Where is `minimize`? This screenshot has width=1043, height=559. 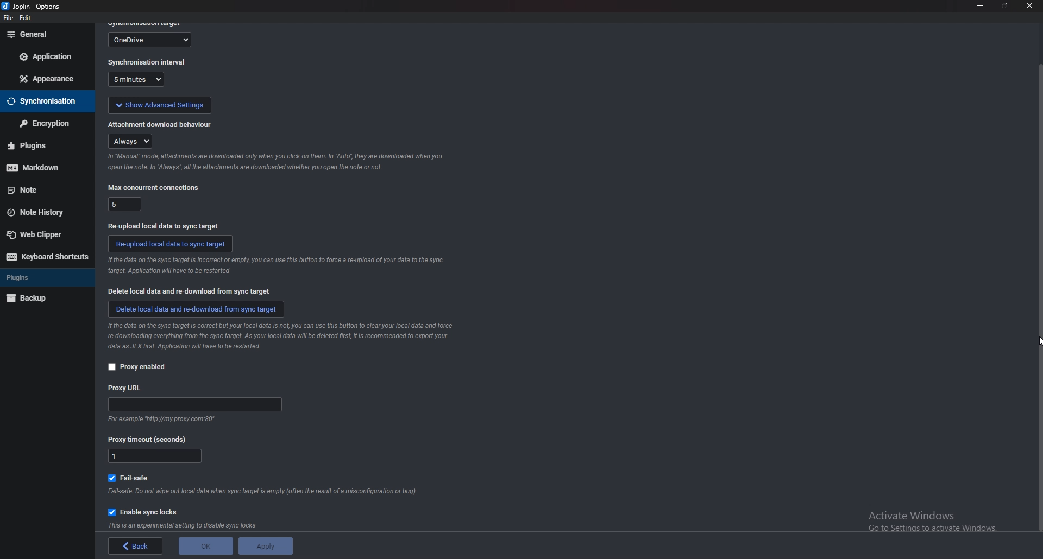 minimize is located at coordinates (979, 6).